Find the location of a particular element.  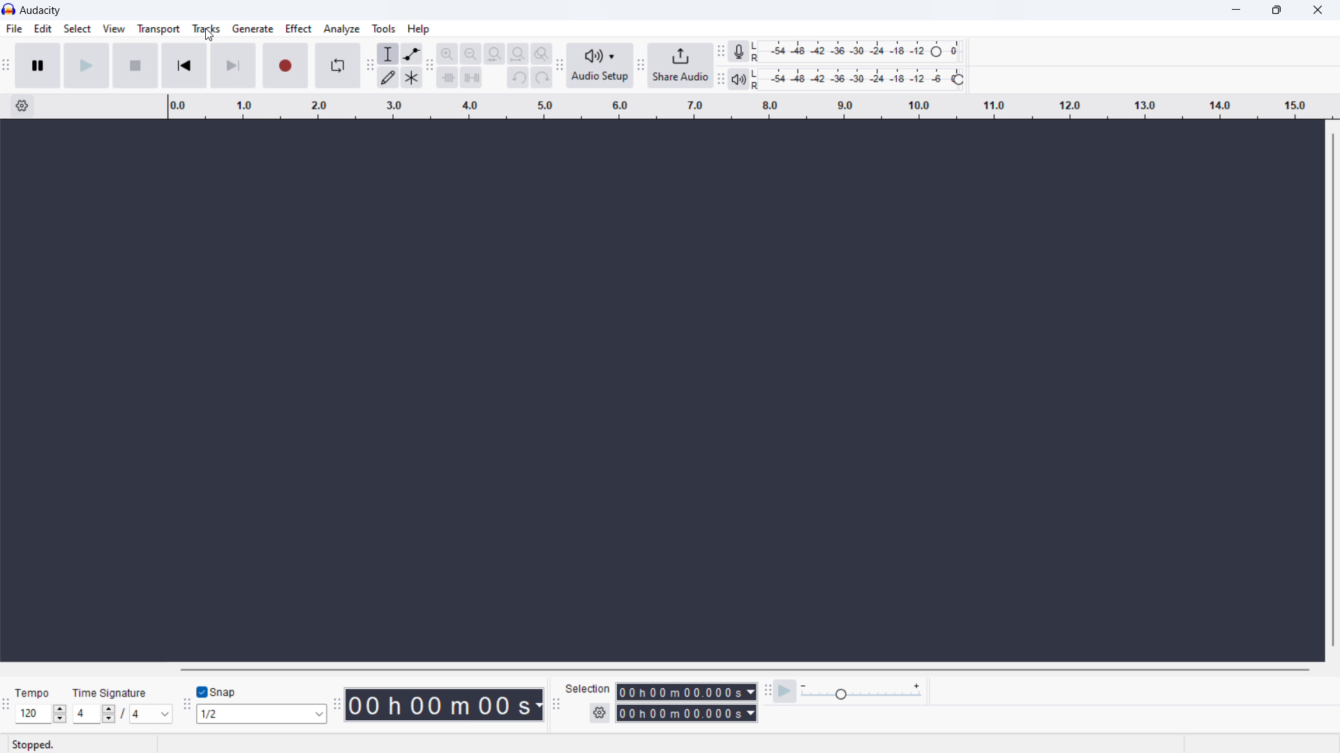

draw tool is located at coordinates (389, 78).